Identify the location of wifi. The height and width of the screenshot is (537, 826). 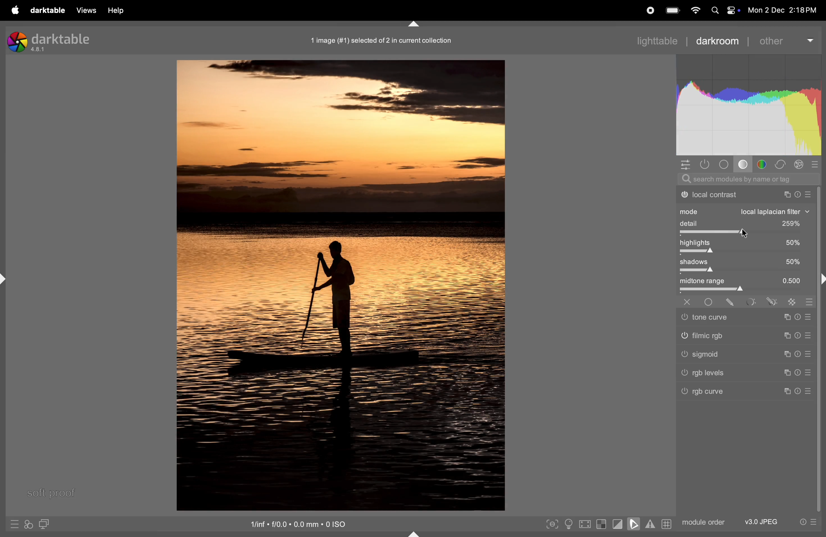
(694, 10).